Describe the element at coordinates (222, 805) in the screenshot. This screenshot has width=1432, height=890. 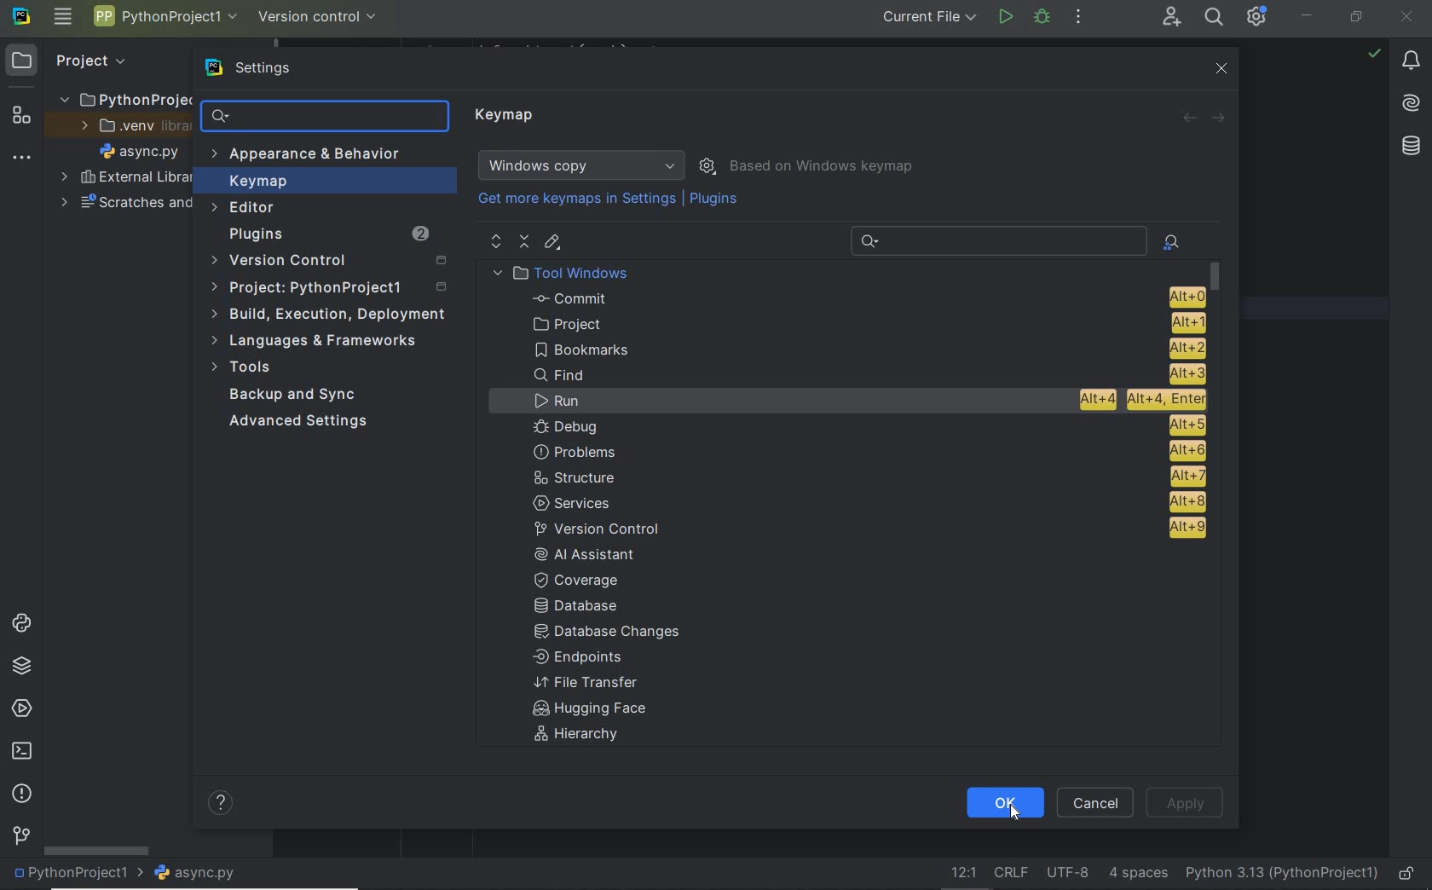
I see `help` at that location.